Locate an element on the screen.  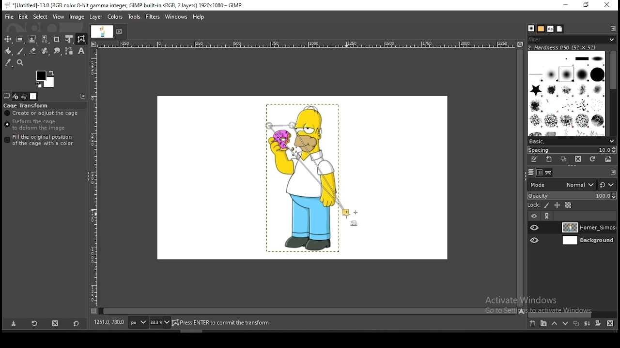
create a new layer group is located at coordinates (544, 324).